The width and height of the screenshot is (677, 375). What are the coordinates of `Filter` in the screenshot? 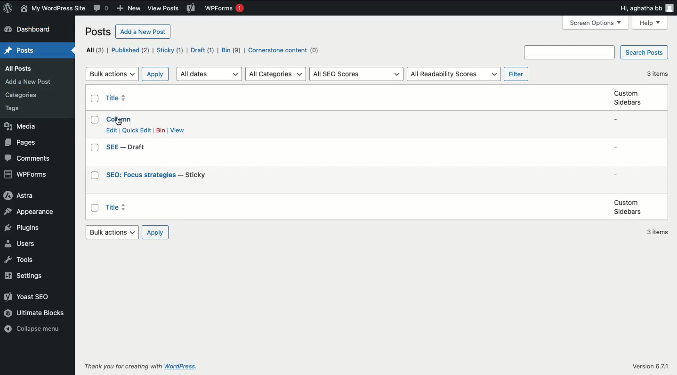 It's located at (517, 74).